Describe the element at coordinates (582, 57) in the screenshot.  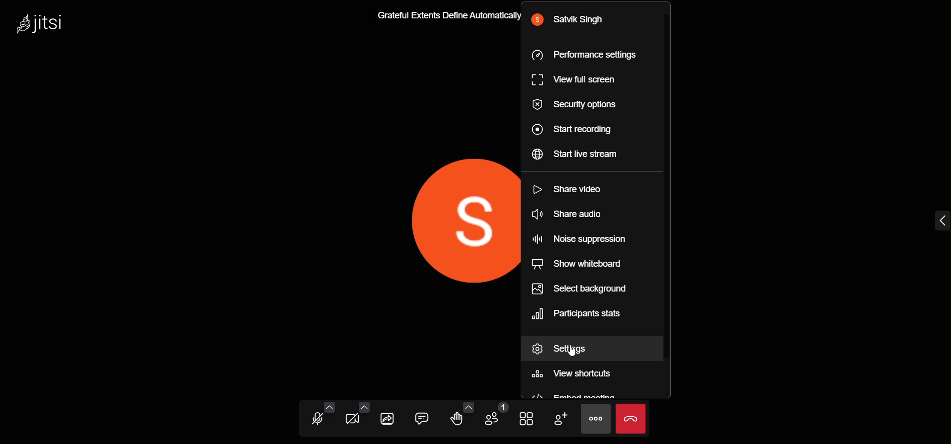
I see `performance setting` at that location.